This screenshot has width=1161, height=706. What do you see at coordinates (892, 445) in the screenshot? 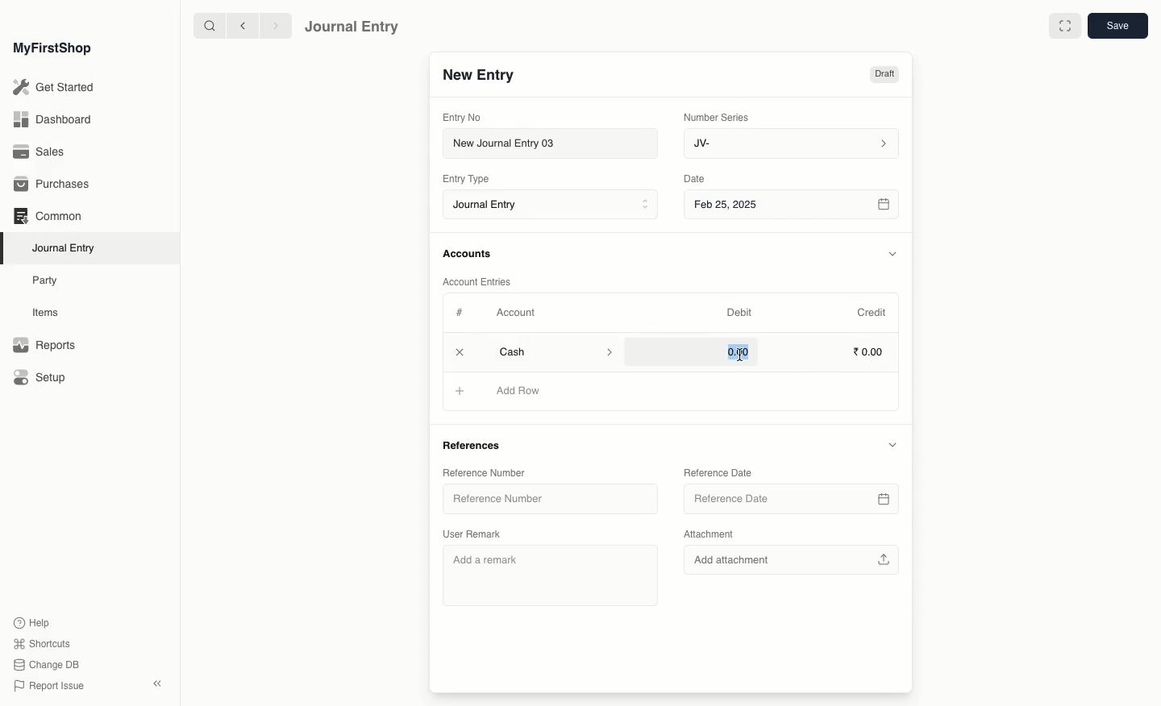
I see `Hide` at bounding box center [892, 445].